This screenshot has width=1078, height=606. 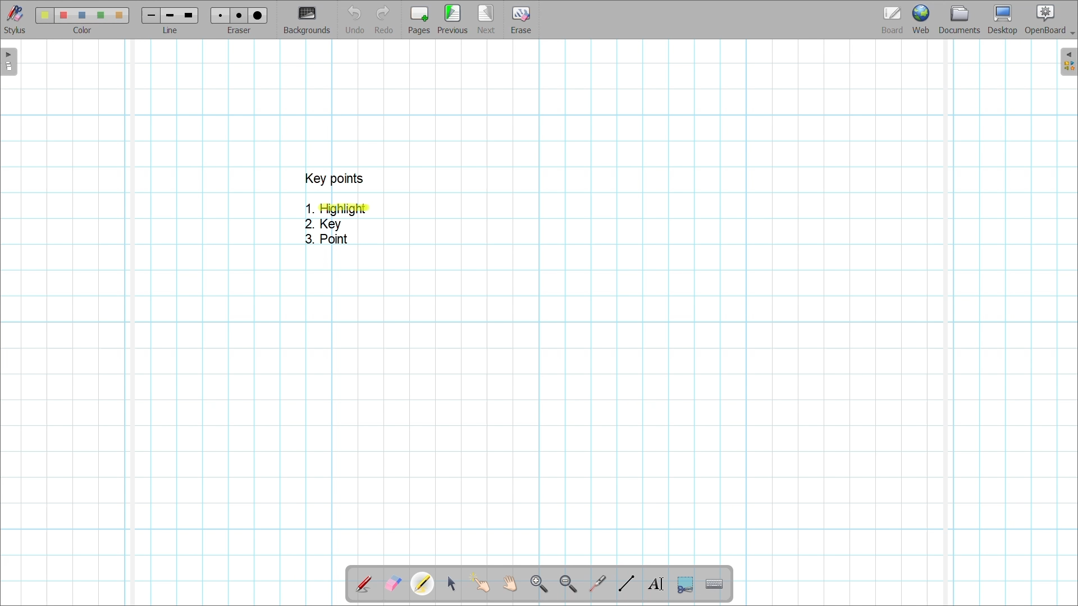 What do you see at coordinates (394, 584) in the screenshot?
I see `Erase annotation` at bounding box center [394, 584].